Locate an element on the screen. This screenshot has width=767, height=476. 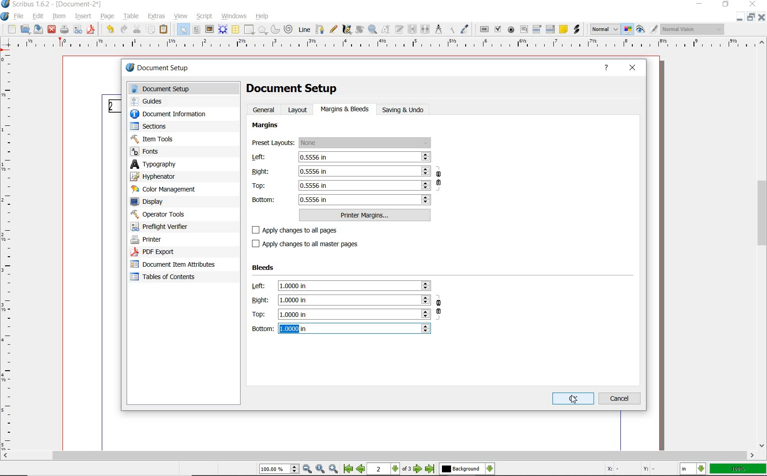
document setup is located at coordinates (186, 89).